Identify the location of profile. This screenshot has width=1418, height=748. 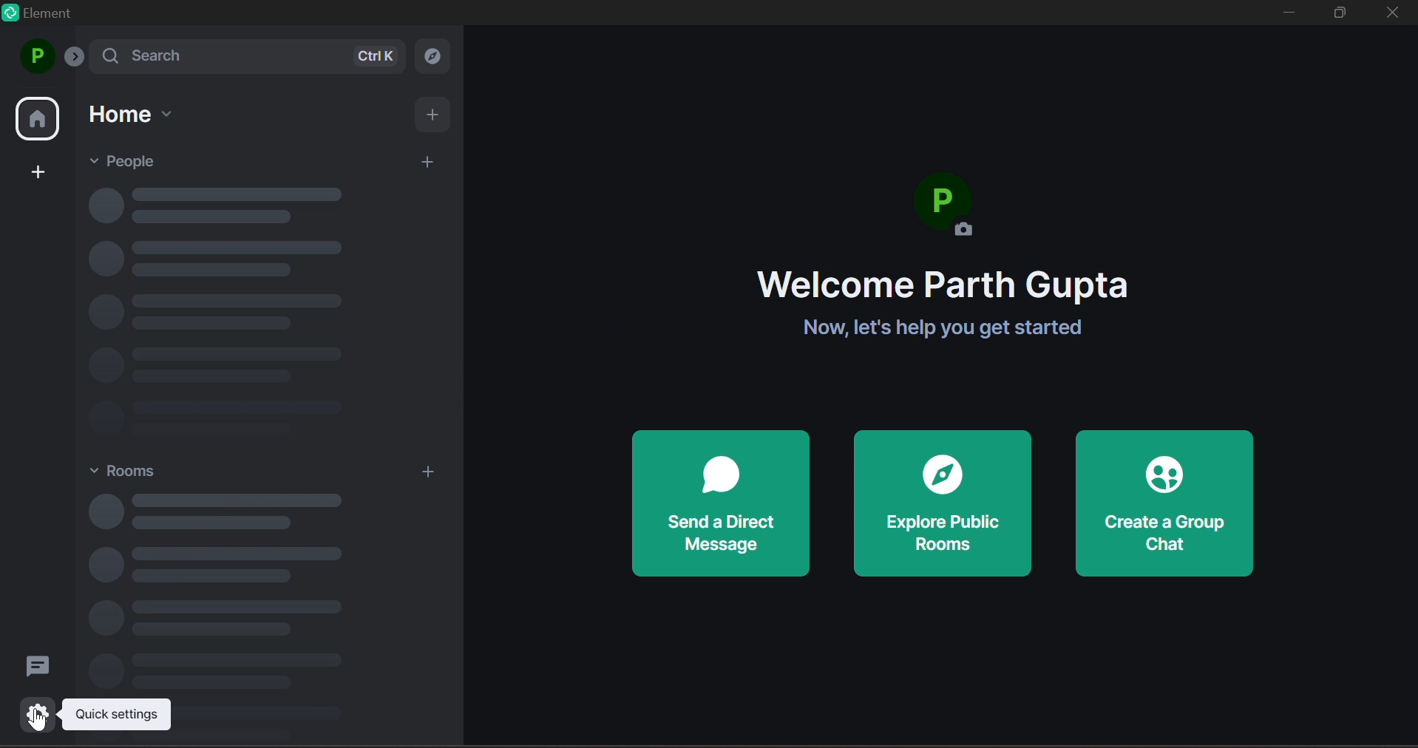
(36, 56).